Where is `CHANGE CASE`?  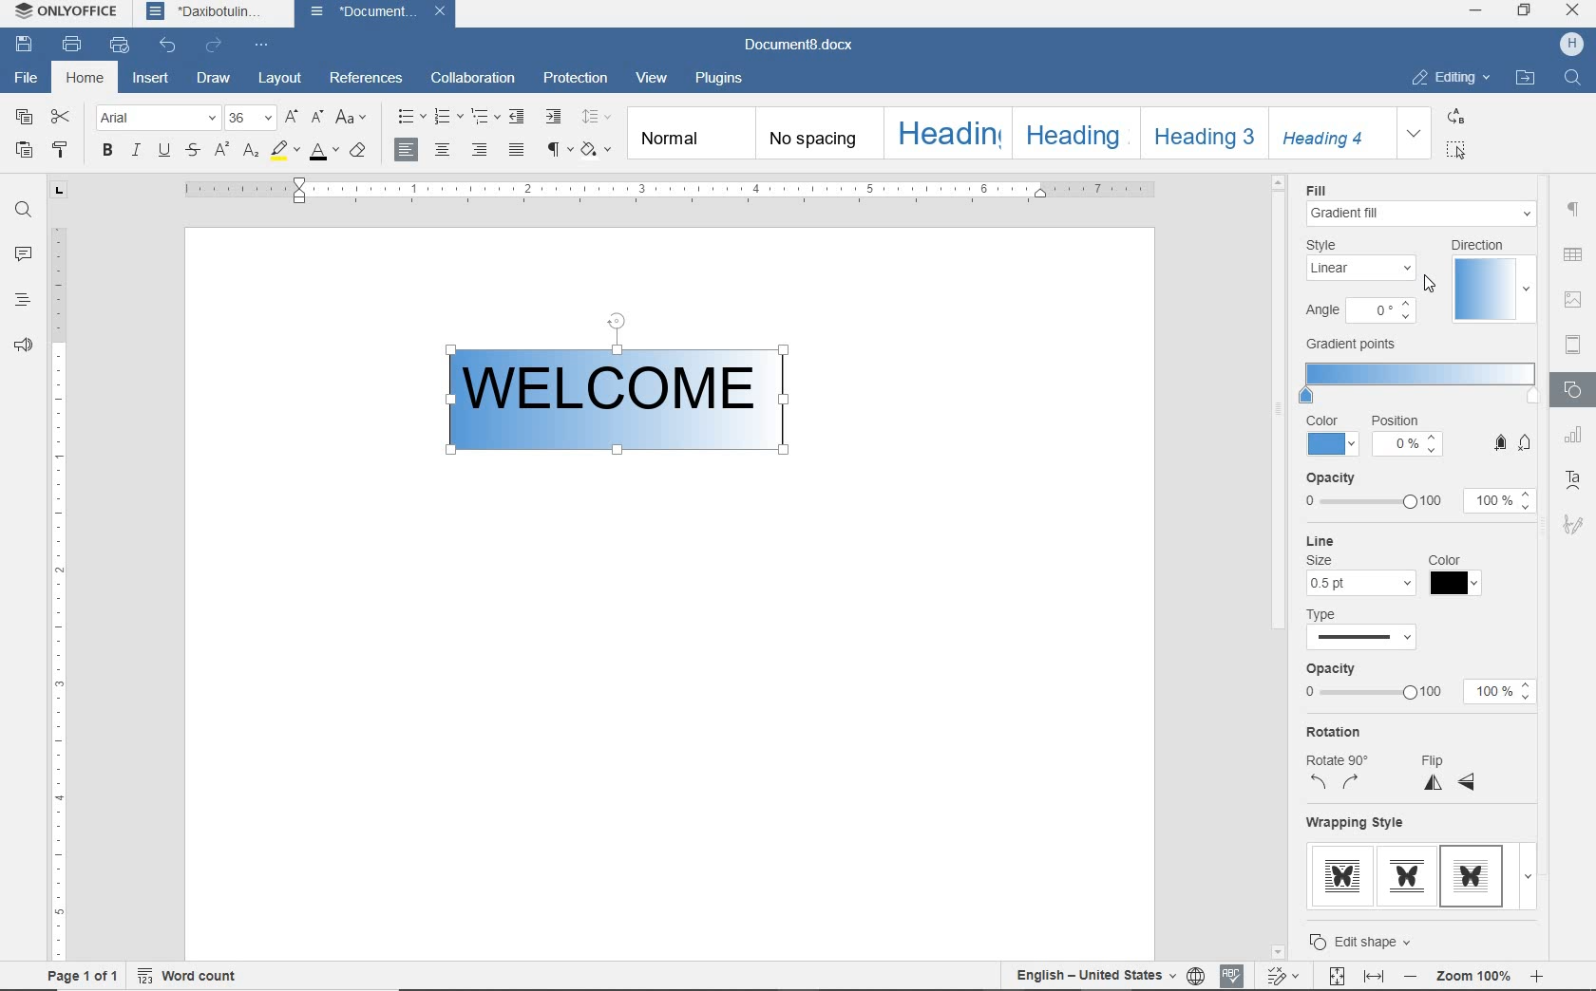 CHANGE CASE is located at coordinates (352, 118).